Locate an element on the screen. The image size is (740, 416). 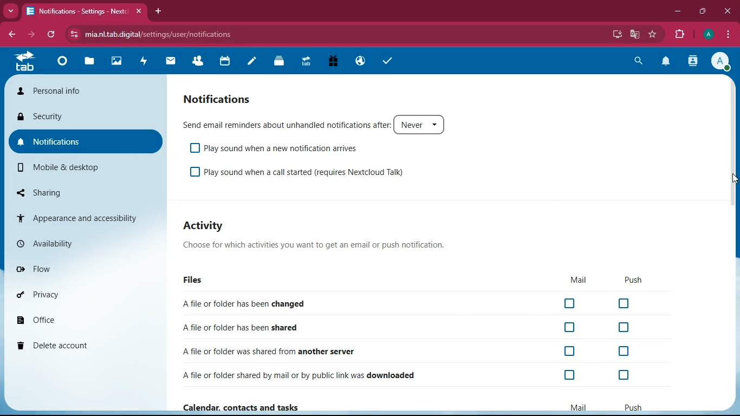
tasks is located at coordinates (386, 61).